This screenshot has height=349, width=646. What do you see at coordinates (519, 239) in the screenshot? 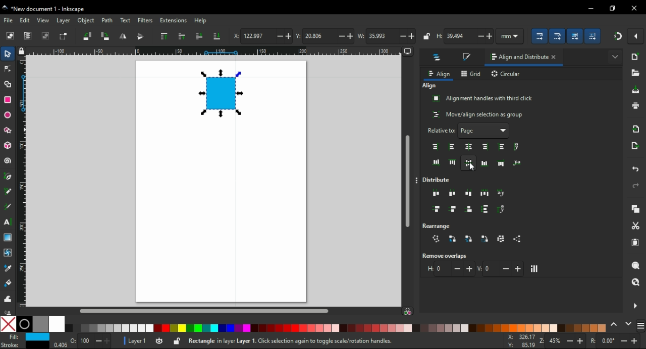
I see `unclump objects` at bounding box center [519, 239].